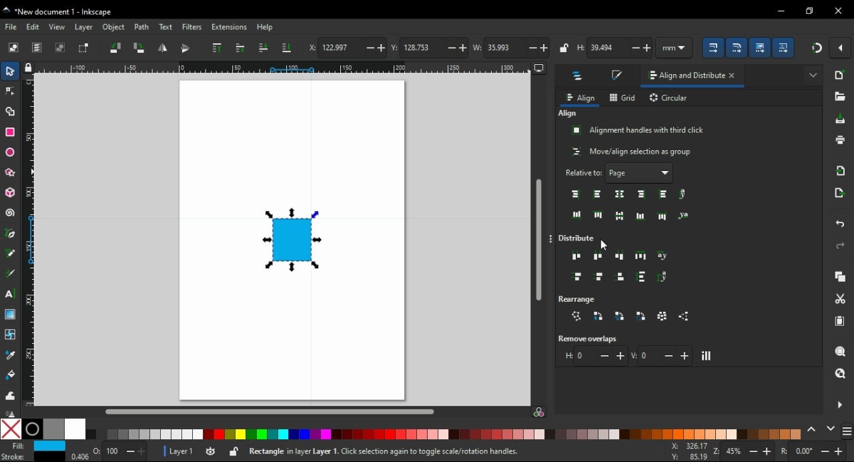 This screenshot has width=854, height=462. What do you see at coordinates (841, 119) in the screenshot?
I see `save` at bounding box center [841, 119].